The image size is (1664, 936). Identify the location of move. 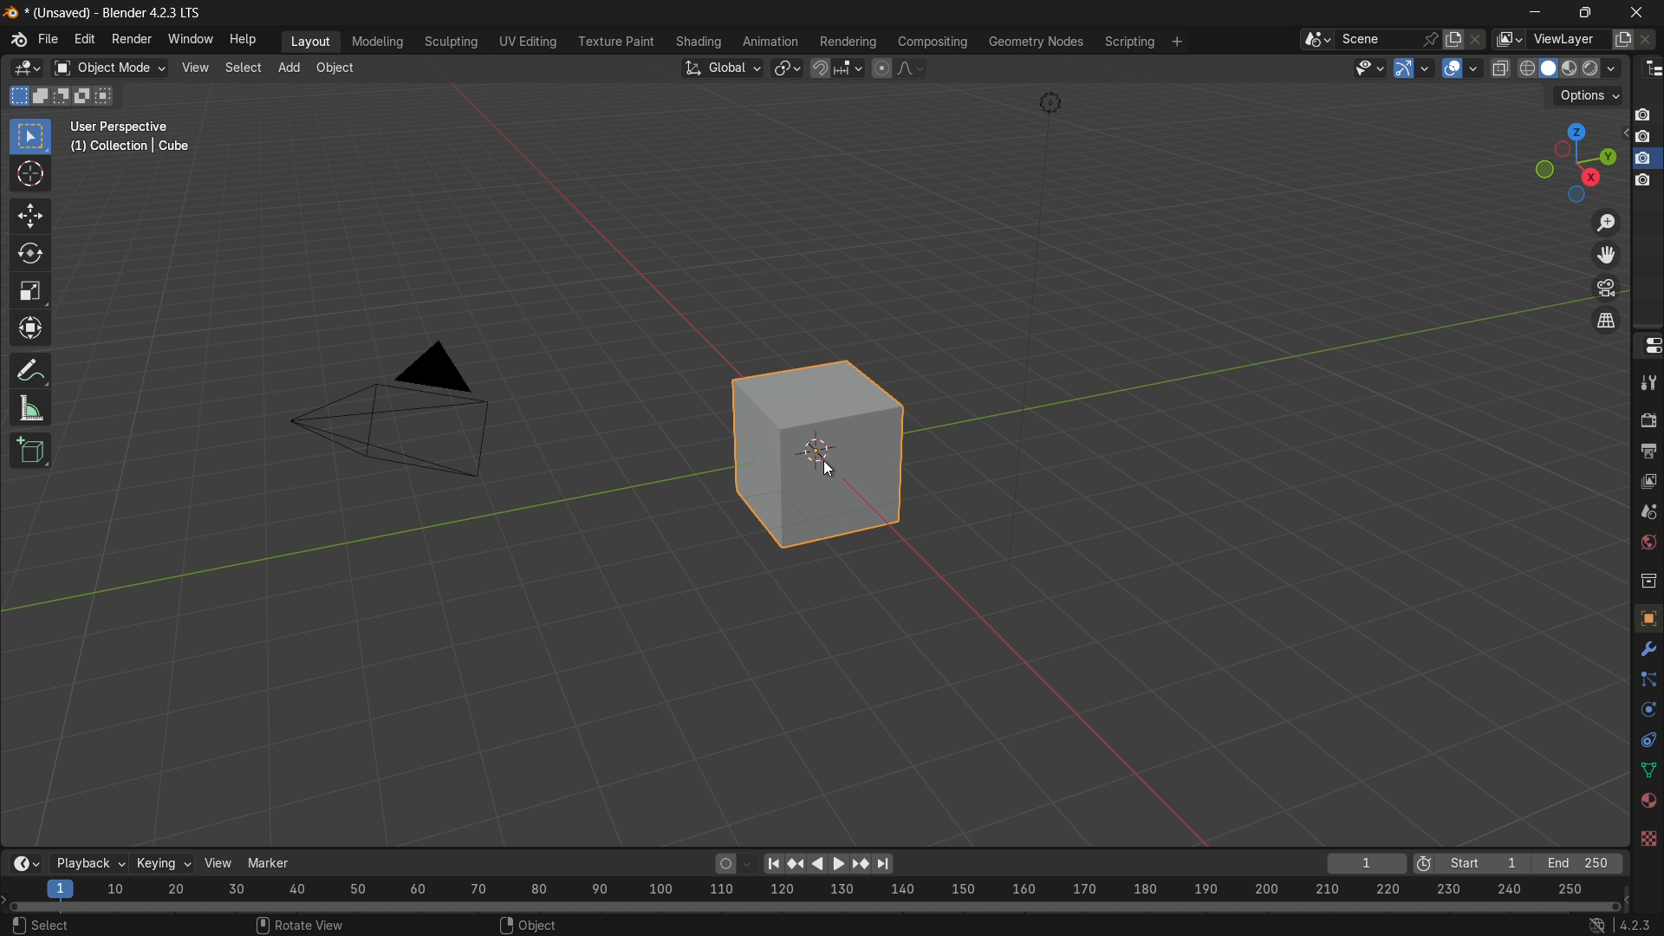
(29, 214).